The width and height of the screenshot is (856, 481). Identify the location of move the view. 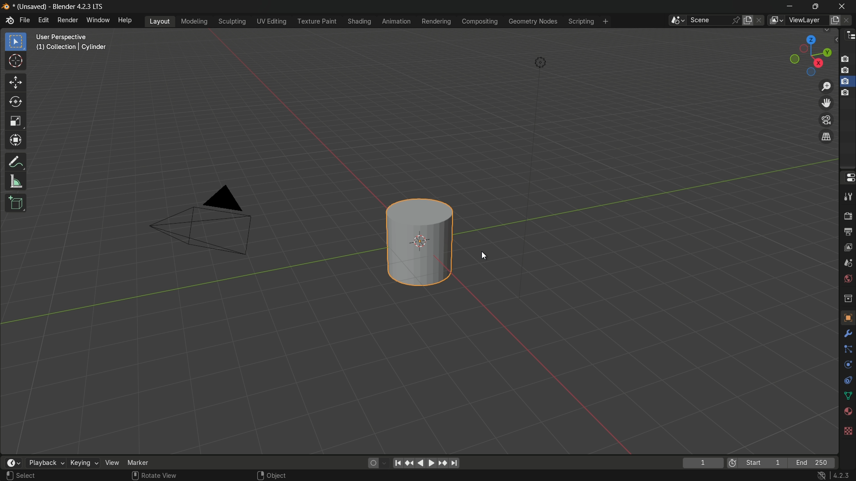
(824, 103).